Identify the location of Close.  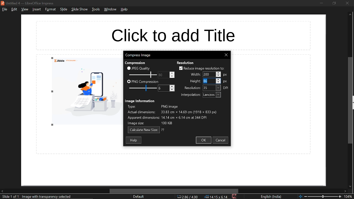
(226, 55).